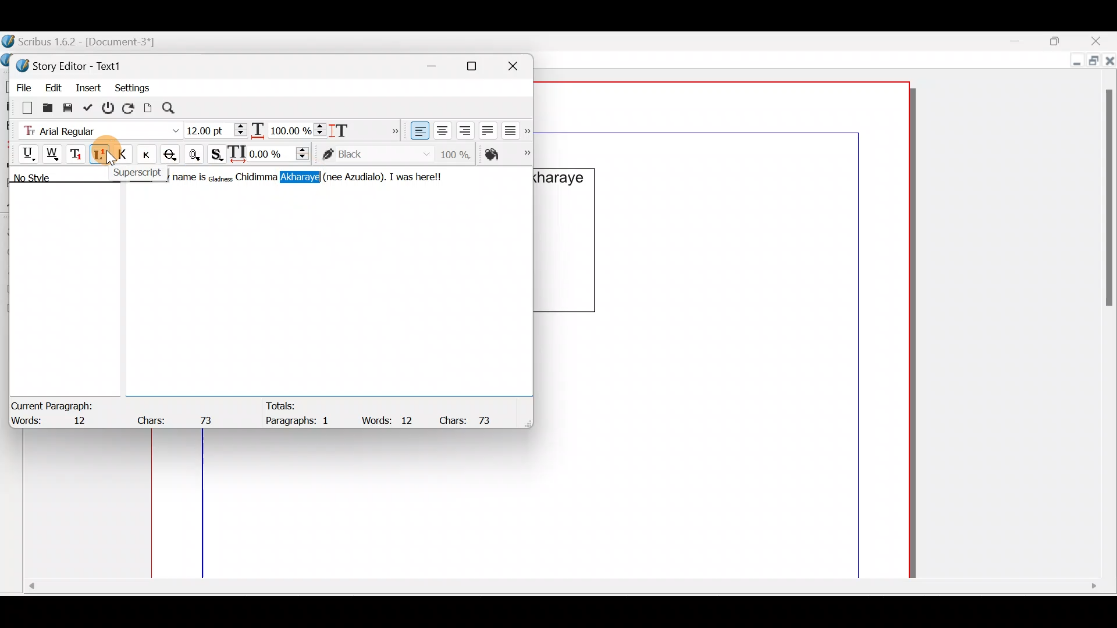  I want to click on Shadowed text, so click(218, 153).